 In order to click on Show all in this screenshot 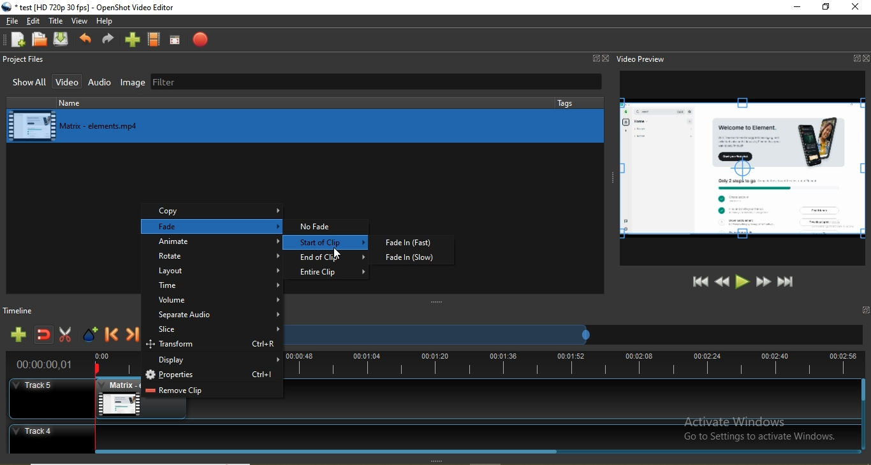, I will do `click(26, 84)`.